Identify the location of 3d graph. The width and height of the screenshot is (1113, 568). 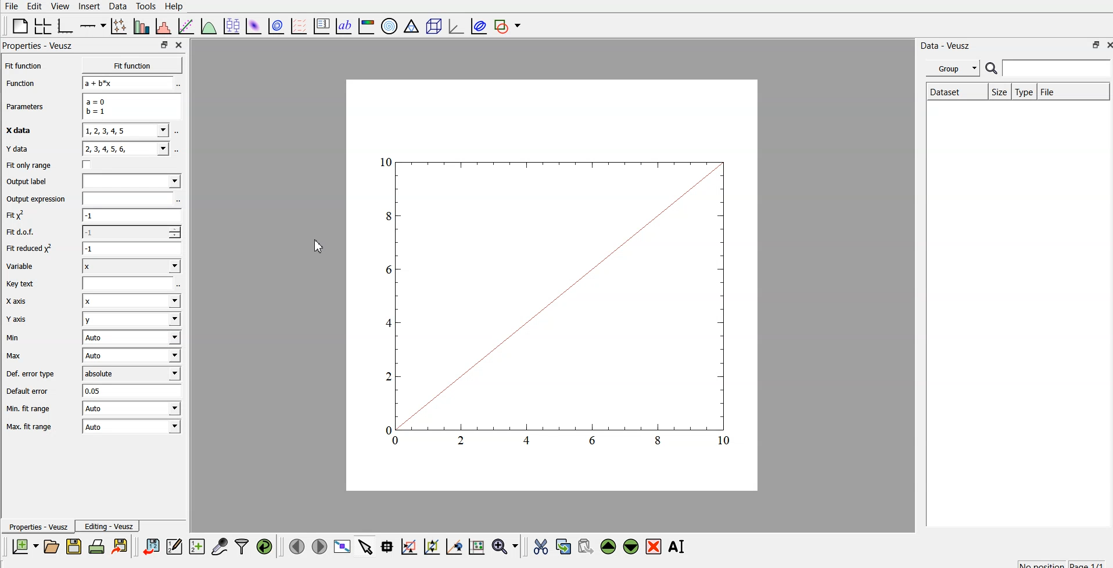
(458, 27).